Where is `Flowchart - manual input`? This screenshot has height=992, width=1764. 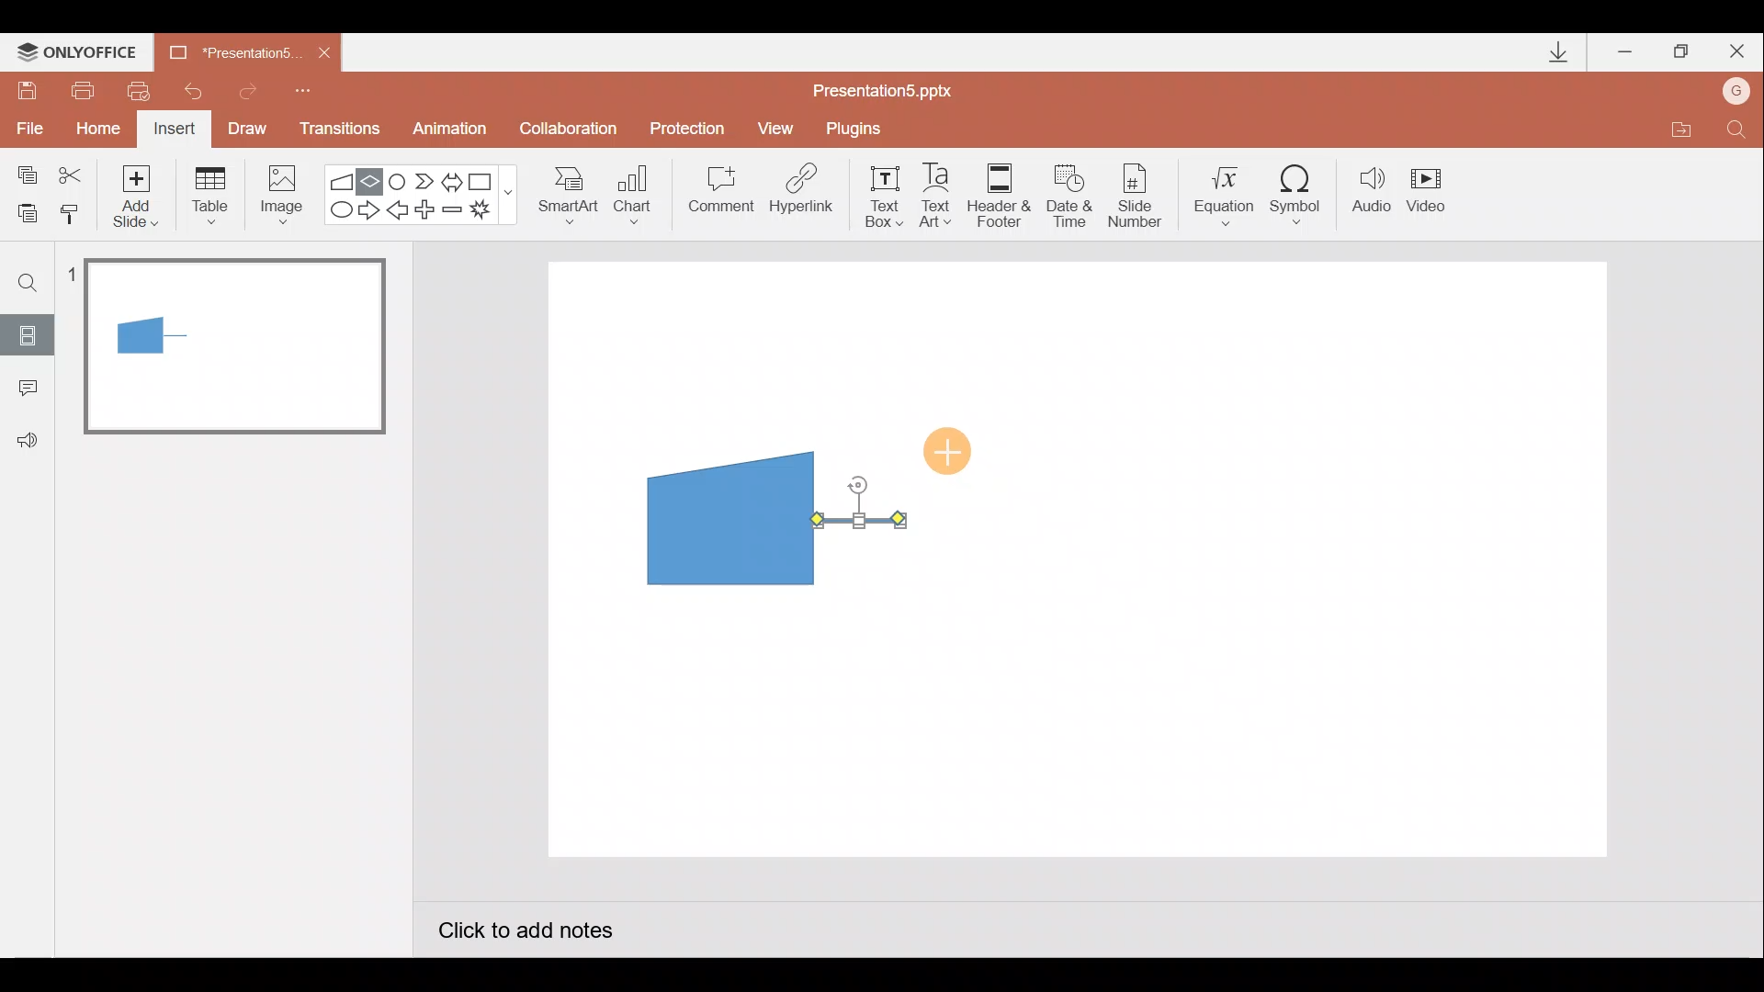
Flowchart - manual input is located at coordinates (344, 179).